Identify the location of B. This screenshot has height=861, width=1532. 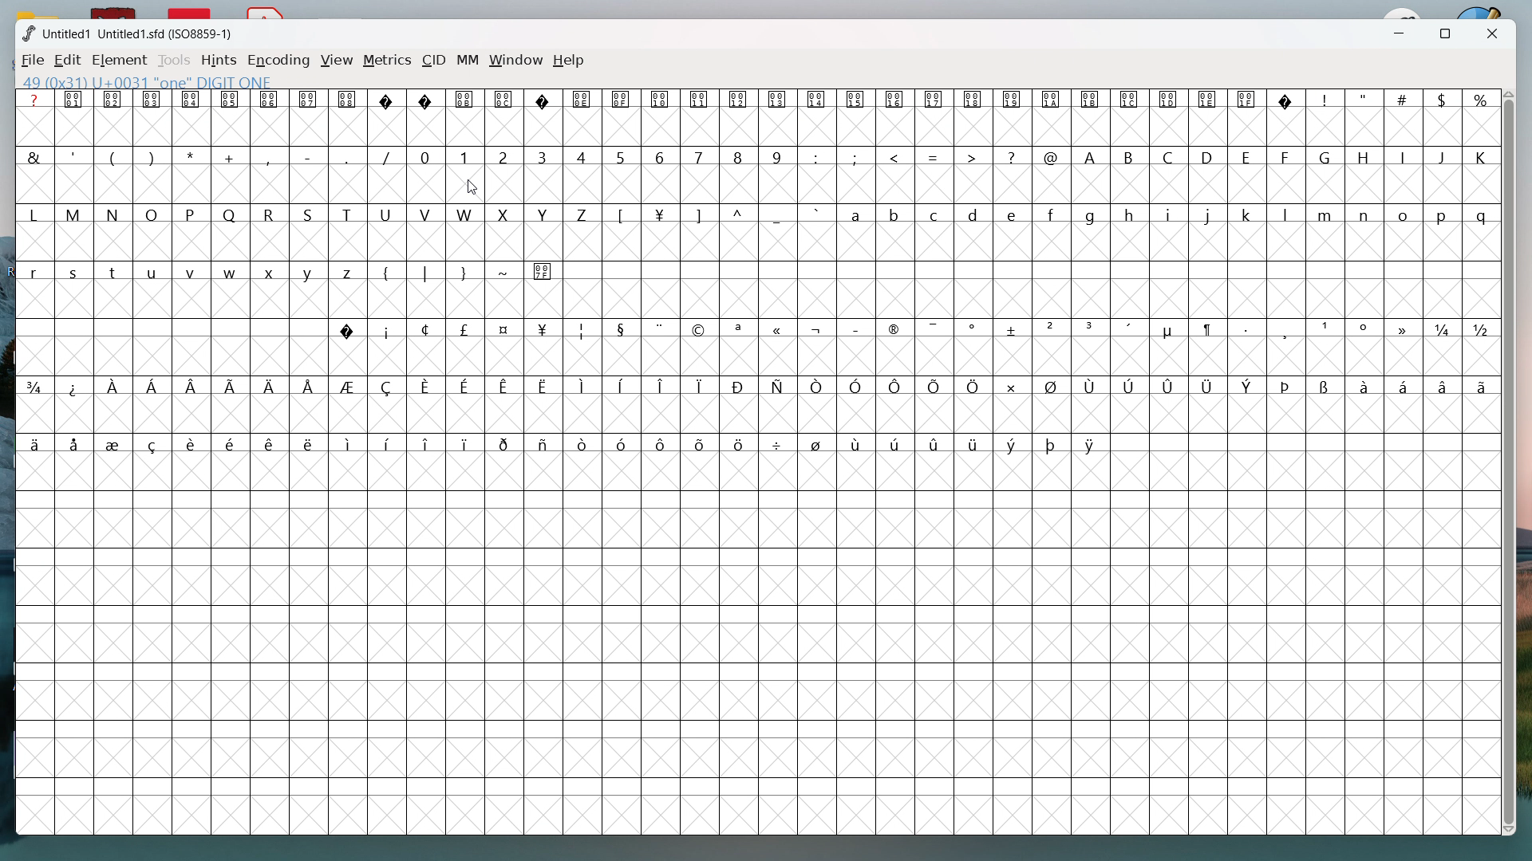
(1131, 156).